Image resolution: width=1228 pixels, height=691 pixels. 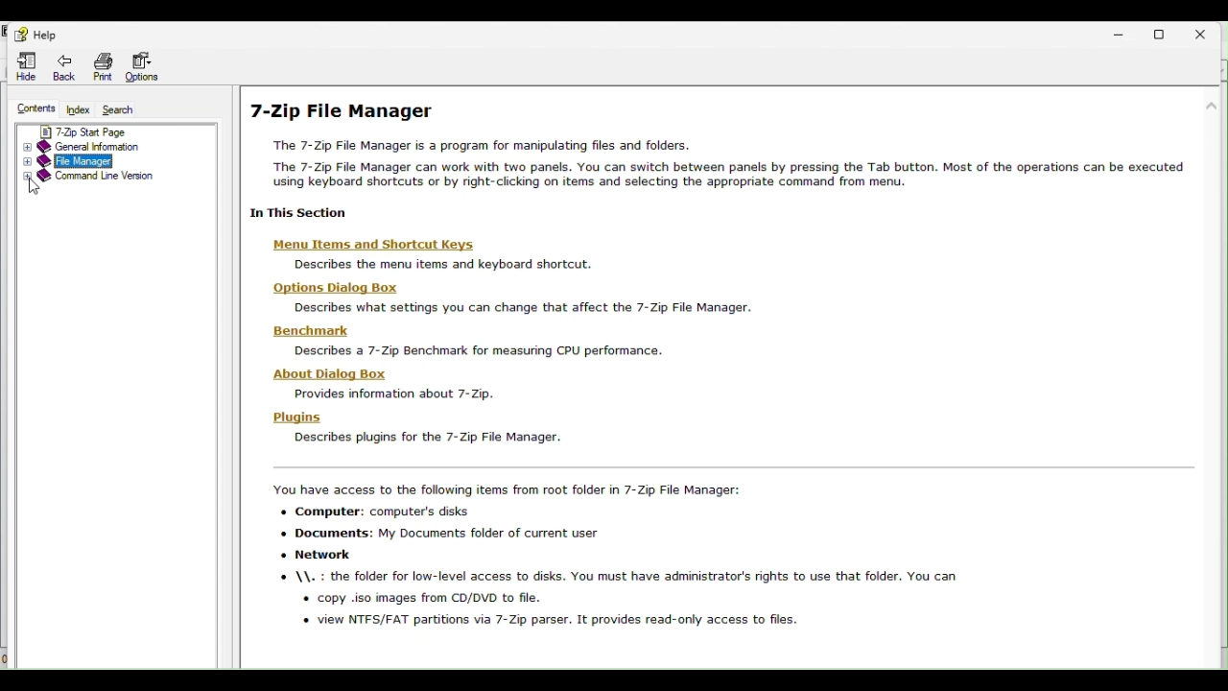 What do you see at coordinates (728, 158) in the screenshot?
I see `7 zip file manager help page` at bounding box center [728, 158].